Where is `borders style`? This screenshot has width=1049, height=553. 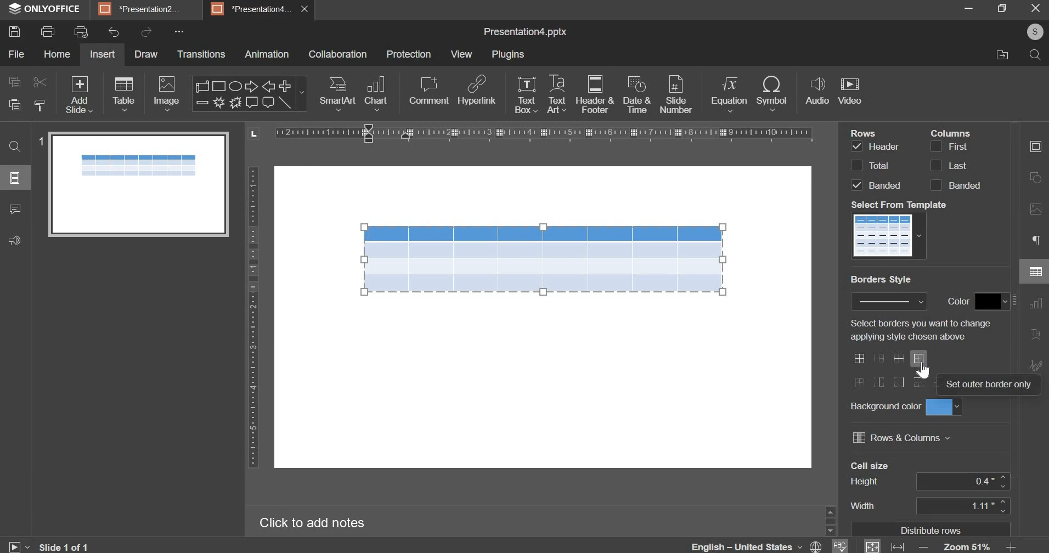
borders style is located at coordinates (880, 279).